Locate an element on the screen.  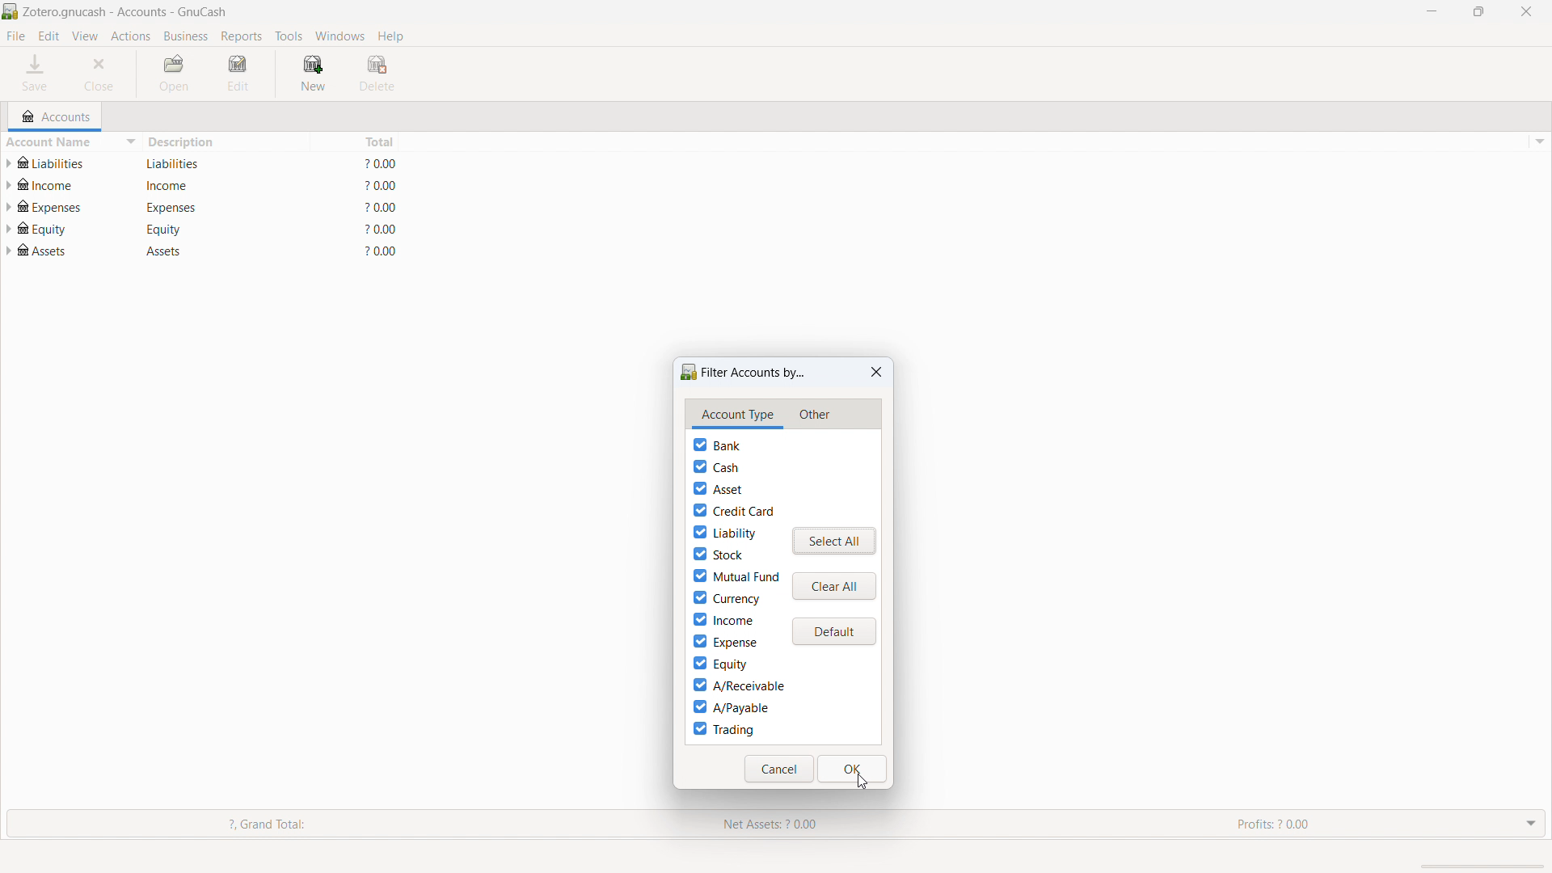
A/receivable is located at coordinates (740, 685).